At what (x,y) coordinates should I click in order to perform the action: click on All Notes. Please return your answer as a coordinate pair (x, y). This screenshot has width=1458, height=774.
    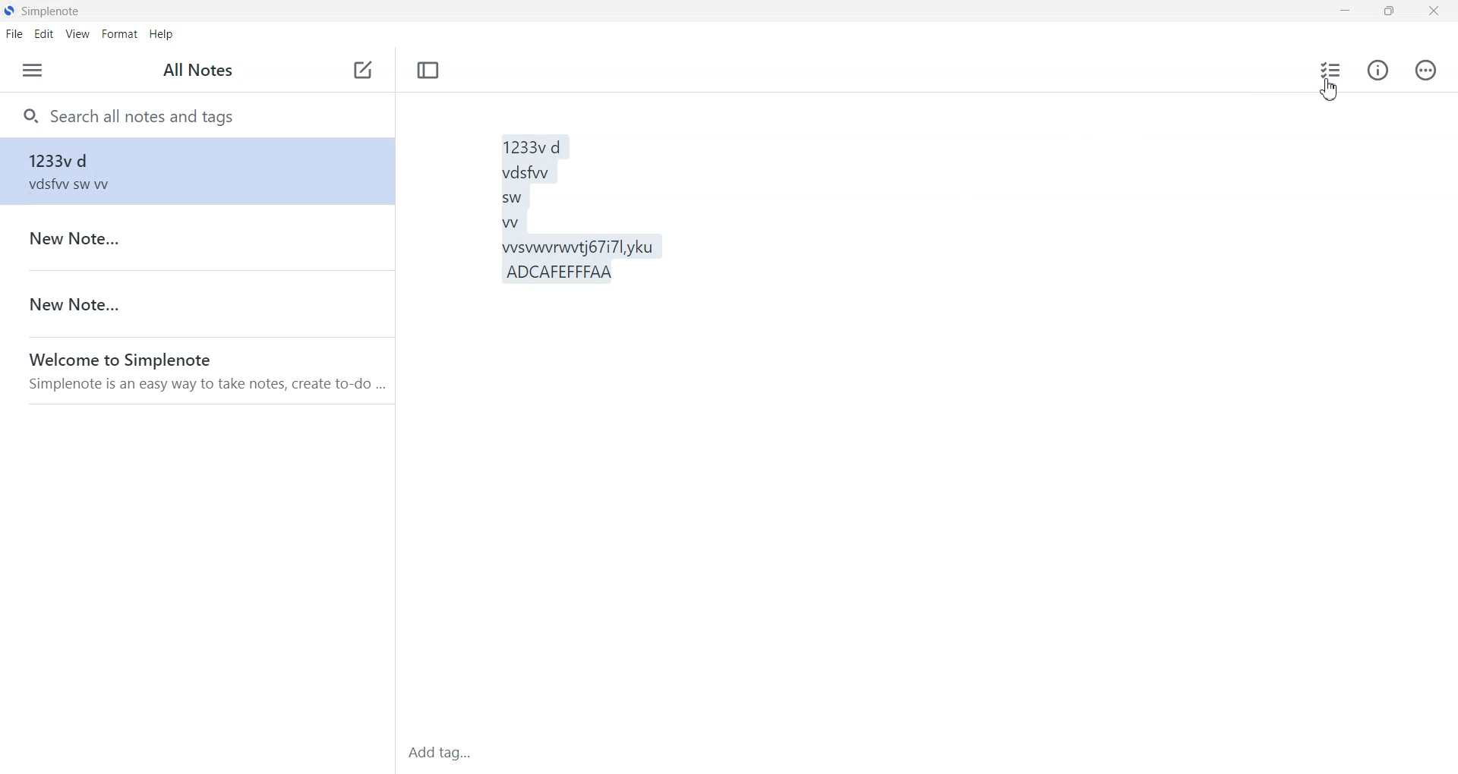
    Looking at the image, I should click on (199, 70).